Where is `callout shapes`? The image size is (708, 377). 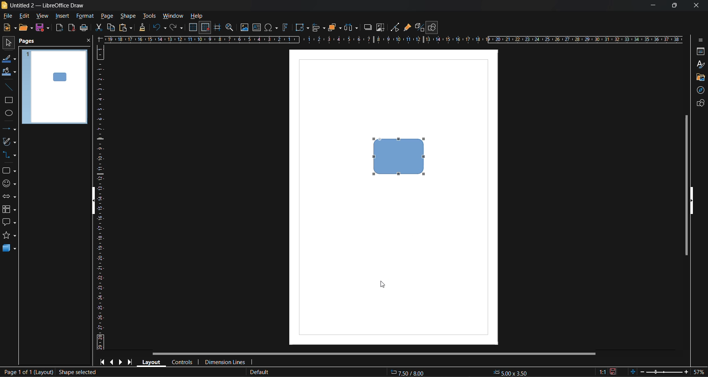
callout shapes is located at coordinates (9, 222).